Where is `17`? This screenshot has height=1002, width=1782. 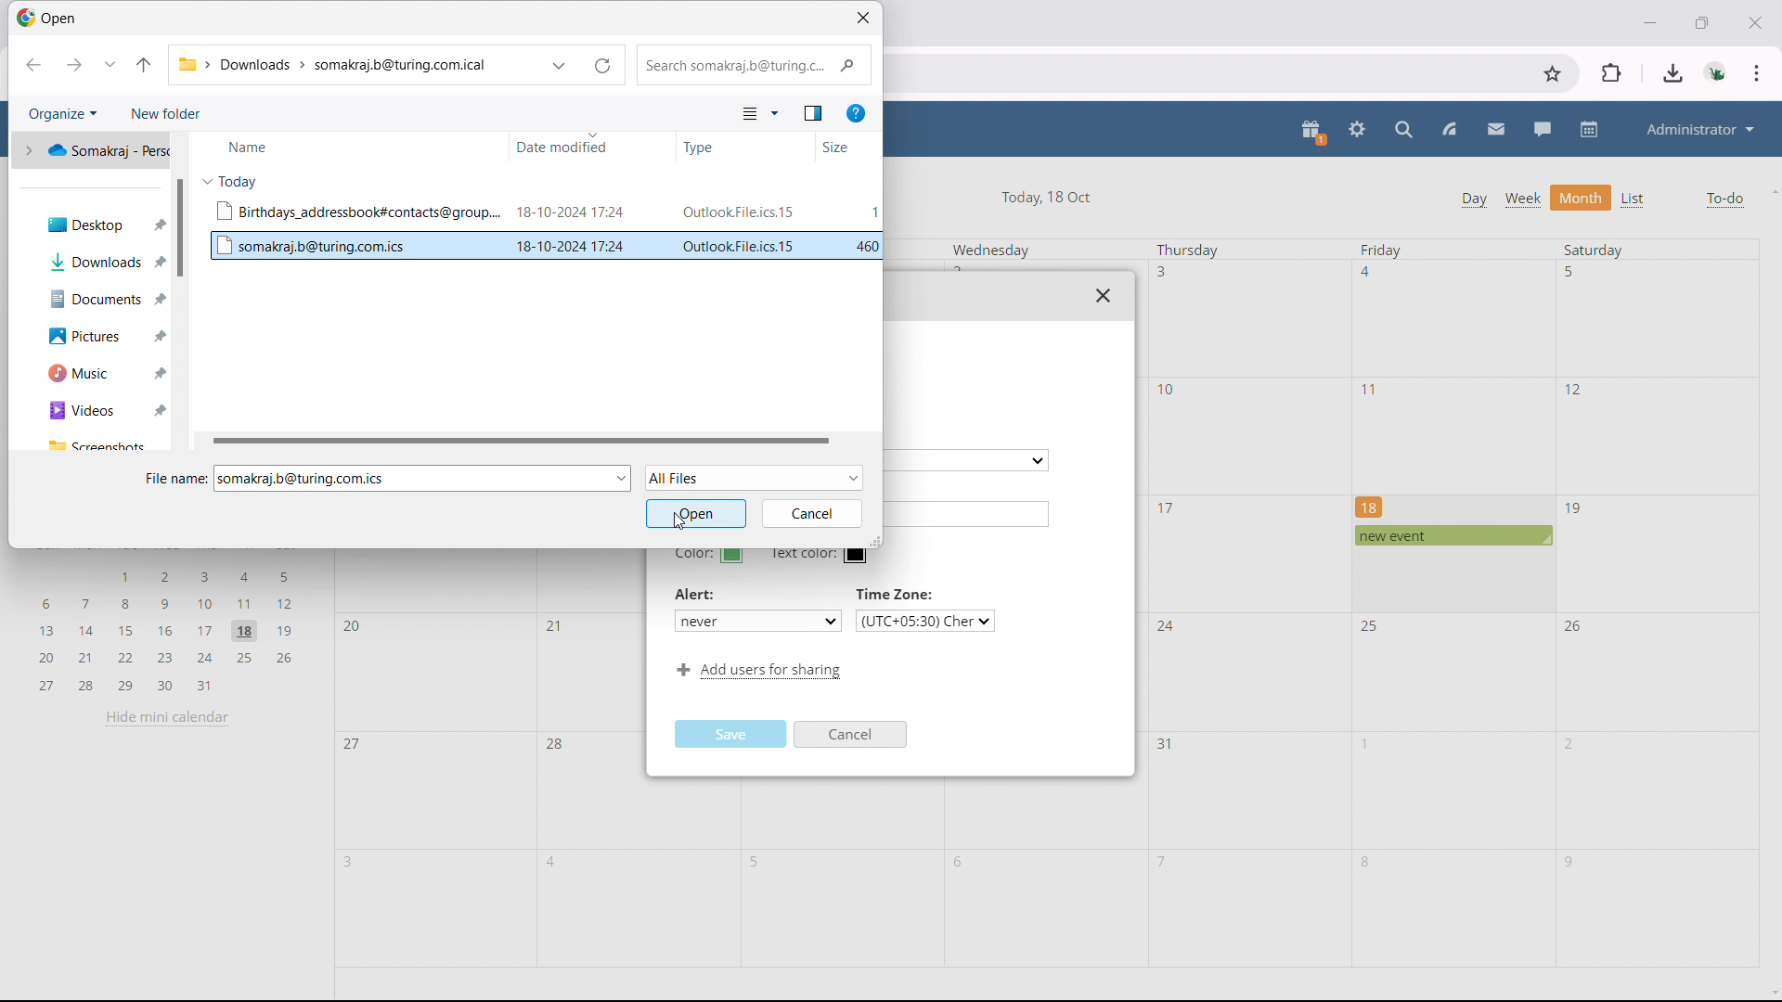
17 is located at coordinates (1167, 507).